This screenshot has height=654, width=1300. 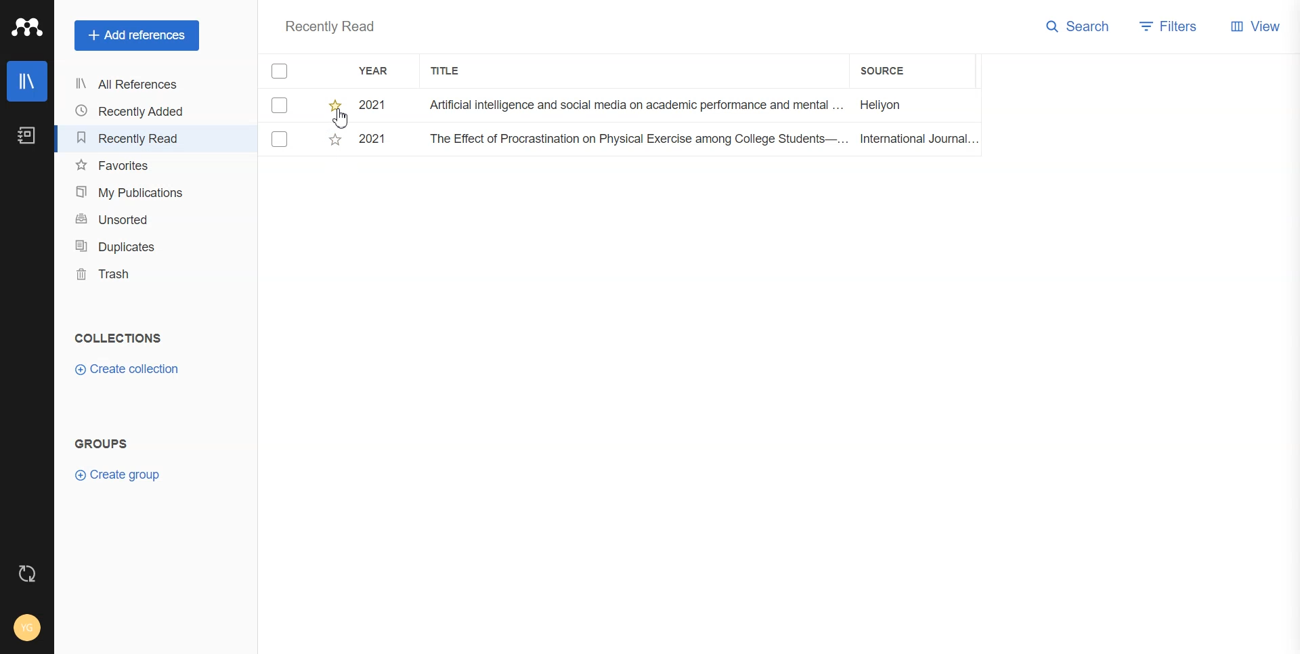 I want to click on Trash, so click(x=135, y=275).